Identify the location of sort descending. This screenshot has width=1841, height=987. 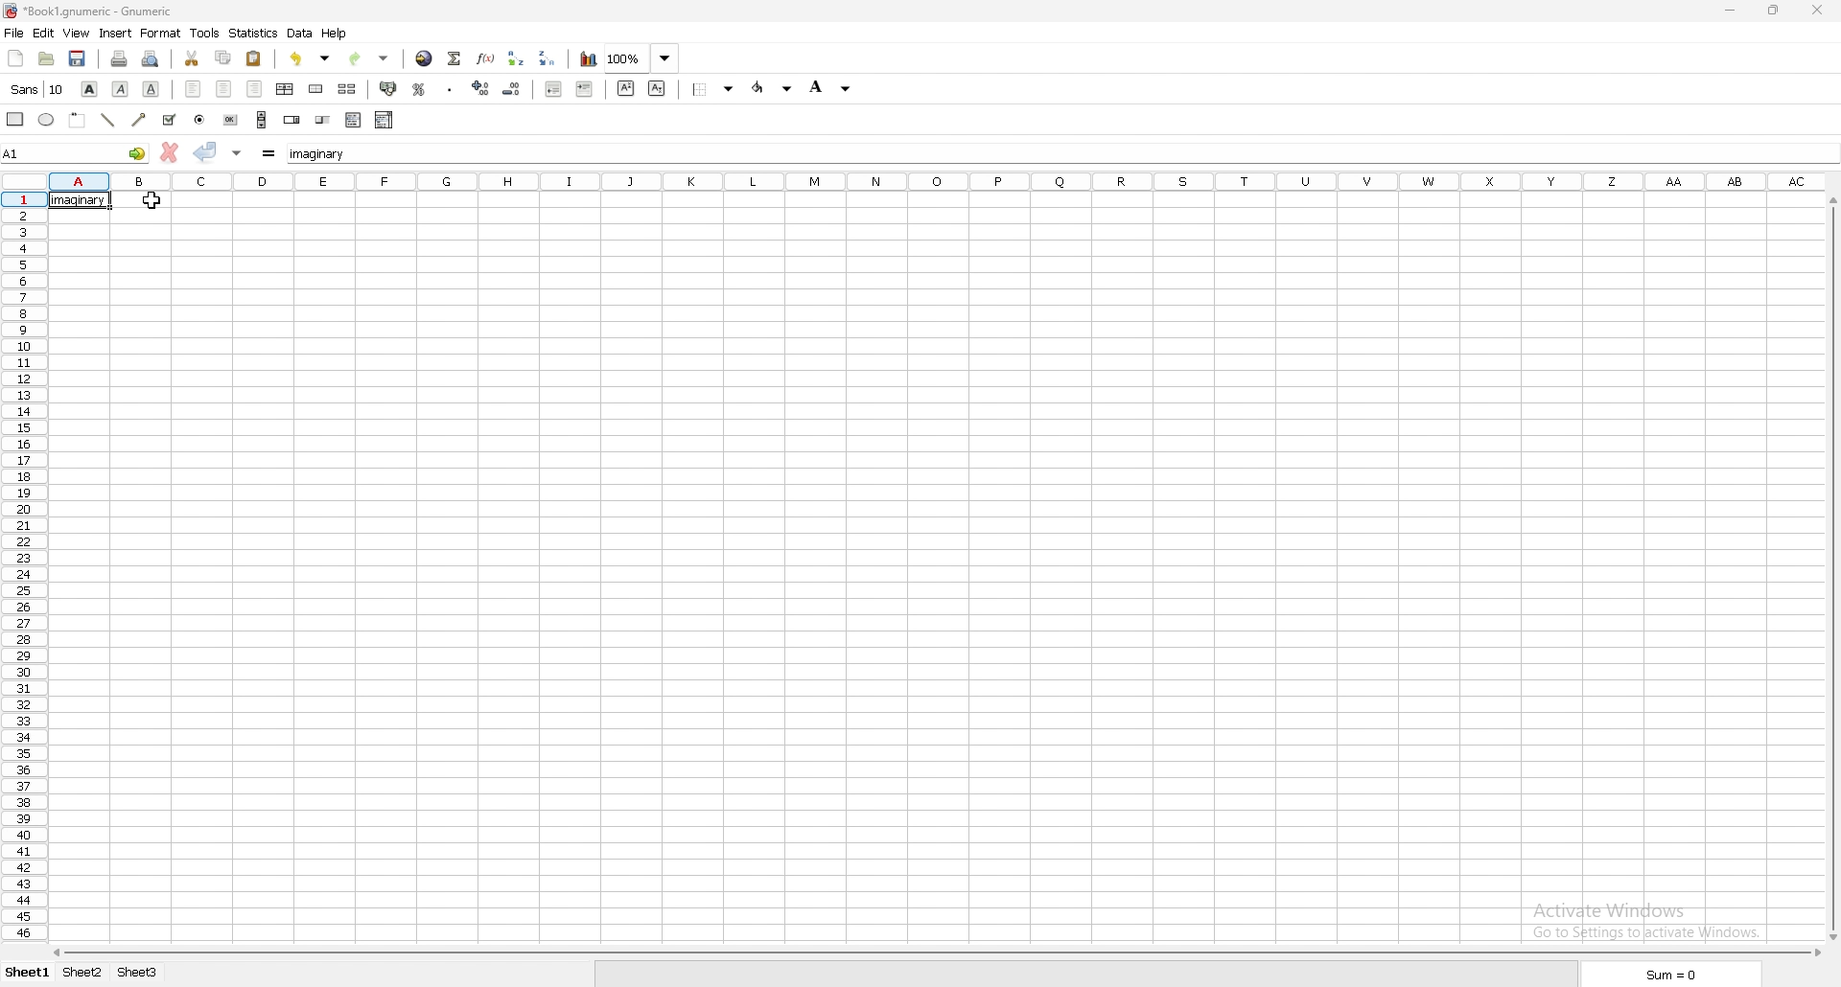
(548, 58).